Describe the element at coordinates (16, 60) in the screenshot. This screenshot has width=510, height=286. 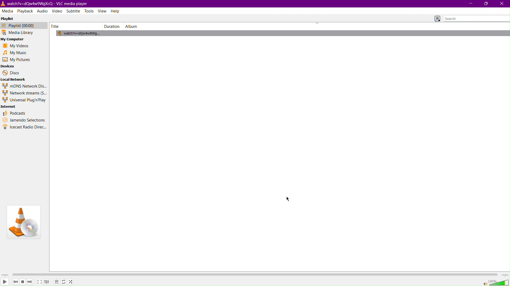
I see `My Pictures` at that location.